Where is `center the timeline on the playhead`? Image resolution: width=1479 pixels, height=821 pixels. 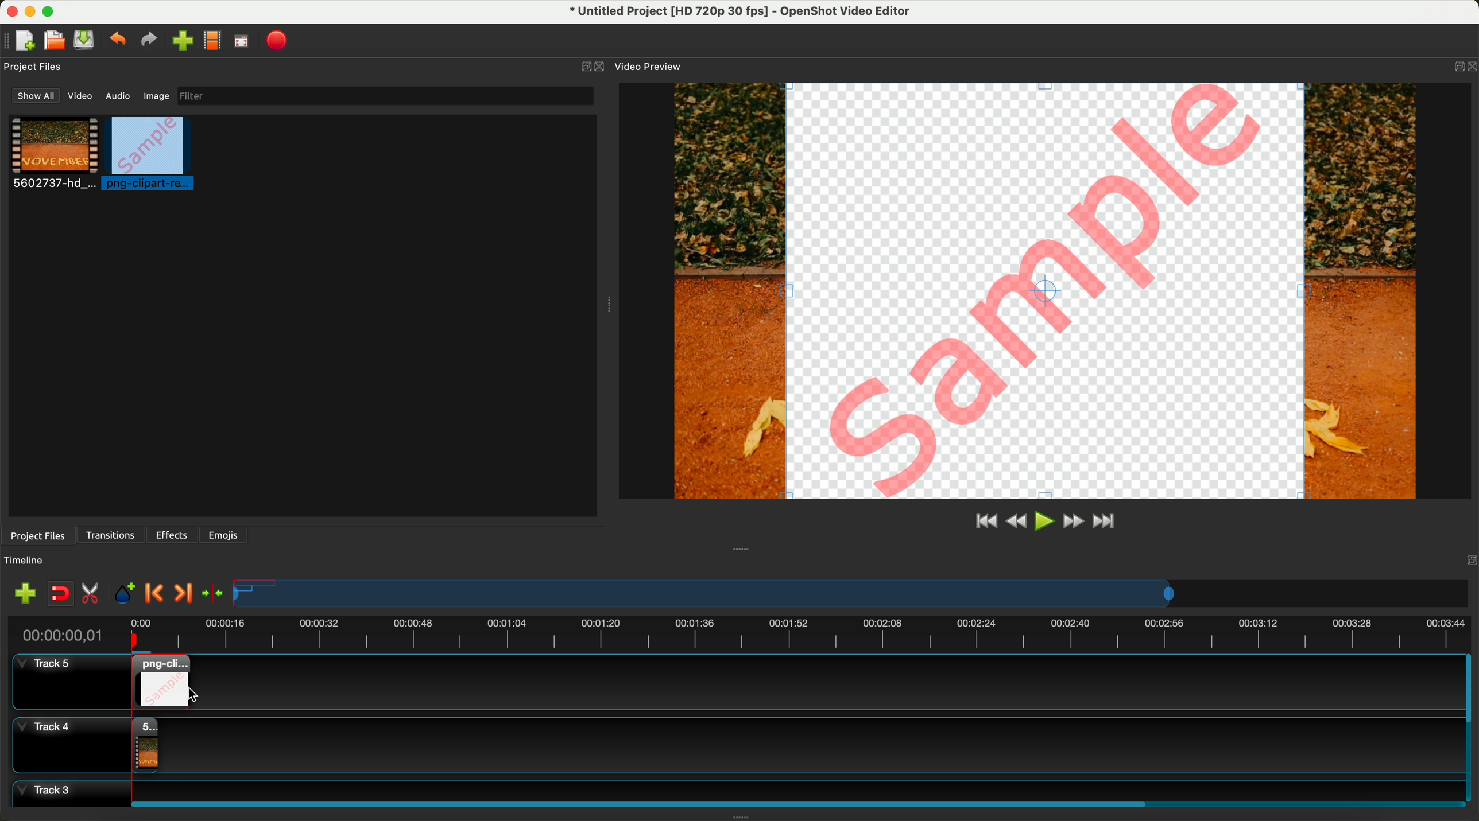 center the timeline on the playhead is located at coordinates (212, 593).